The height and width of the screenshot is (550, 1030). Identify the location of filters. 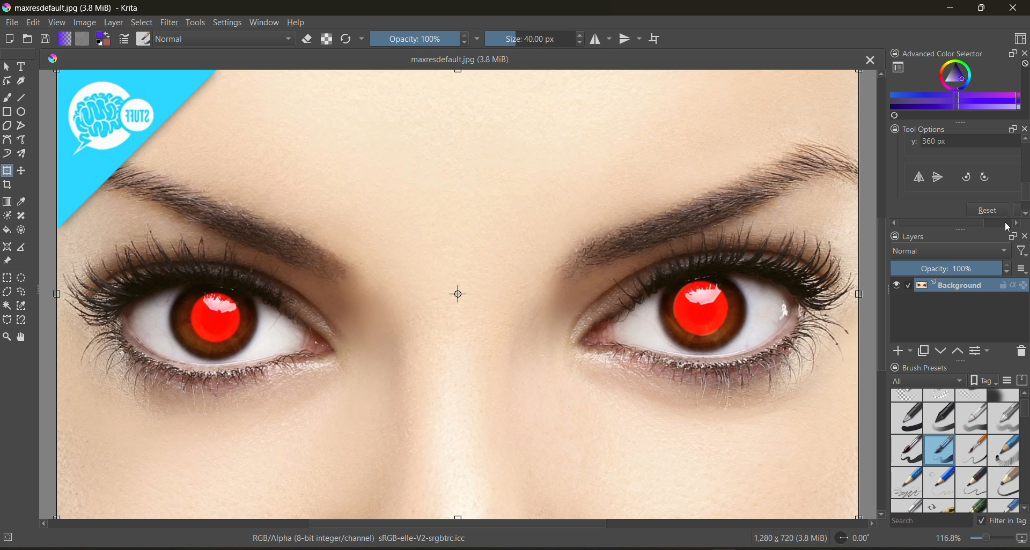
(170, 23).